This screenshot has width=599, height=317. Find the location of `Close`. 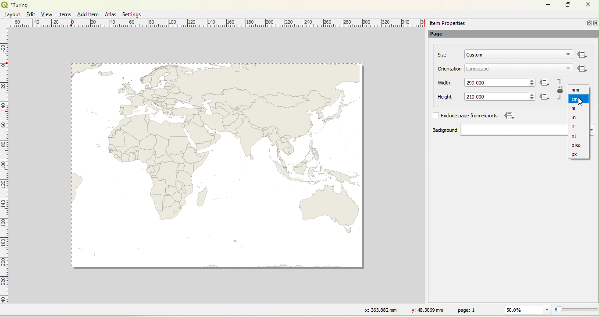

Close is located at coordinates (595, 22).